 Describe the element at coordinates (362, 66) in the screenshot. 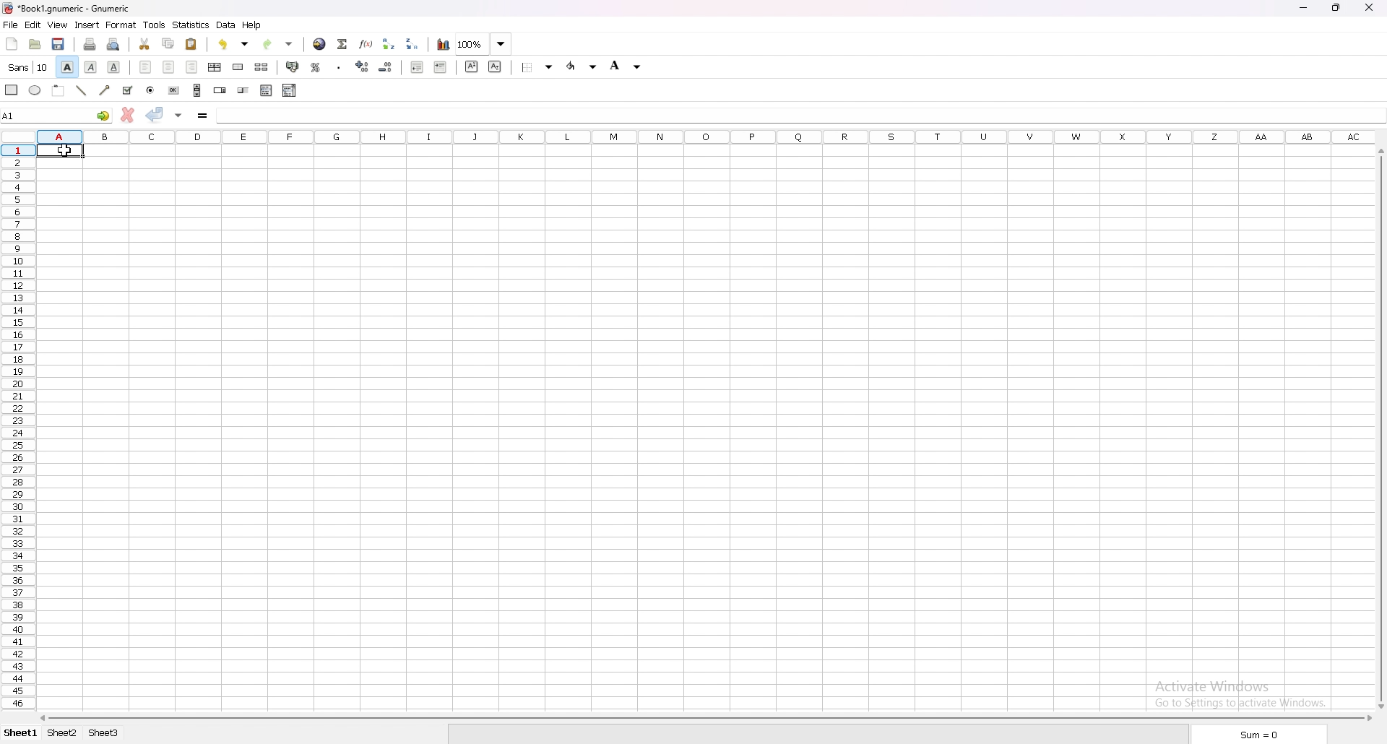

I see `increase decimal` at that location.